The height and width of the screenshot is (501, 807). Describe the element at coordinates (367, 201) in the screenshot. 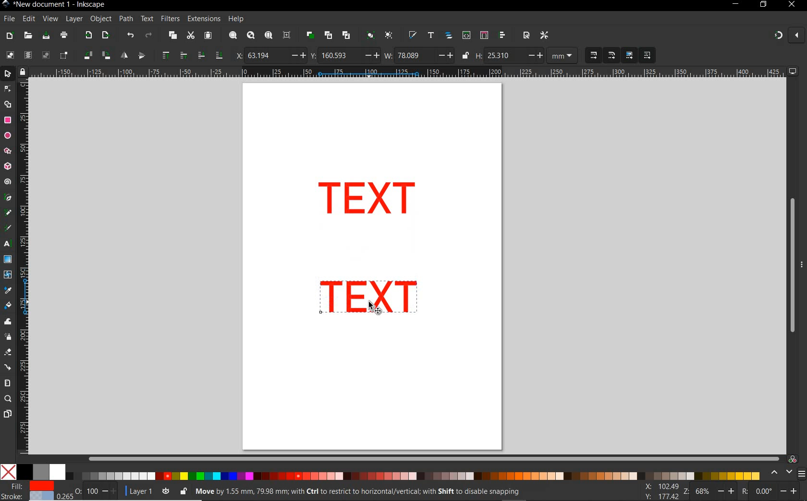

I see `duplicate created` at that location.